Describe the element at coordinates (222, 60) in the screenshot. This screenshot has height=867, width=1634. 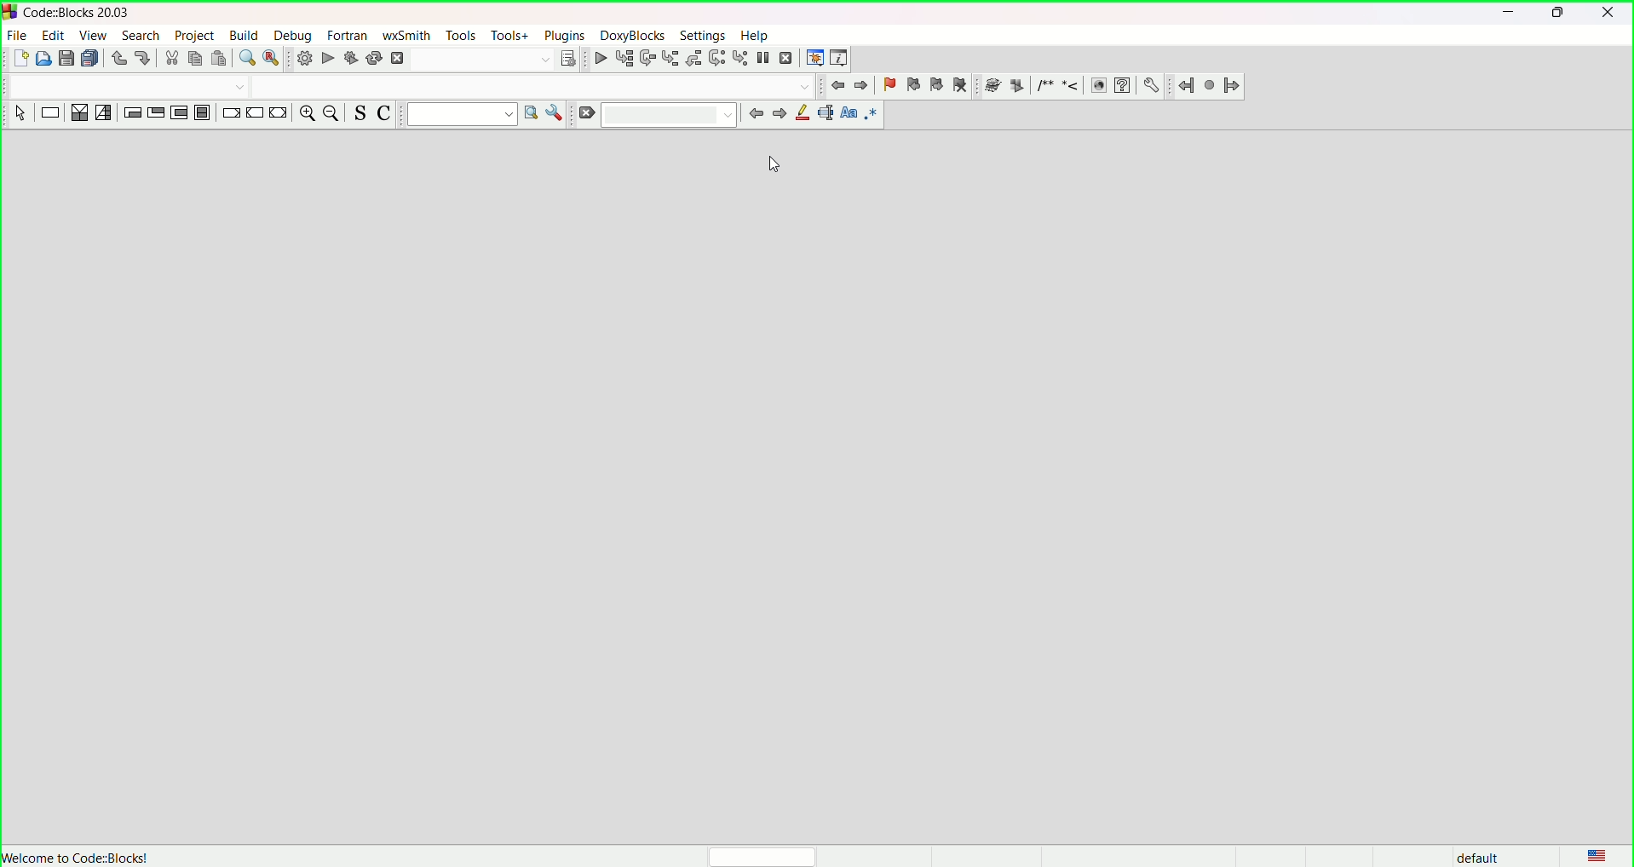
I see `paste` at that location.